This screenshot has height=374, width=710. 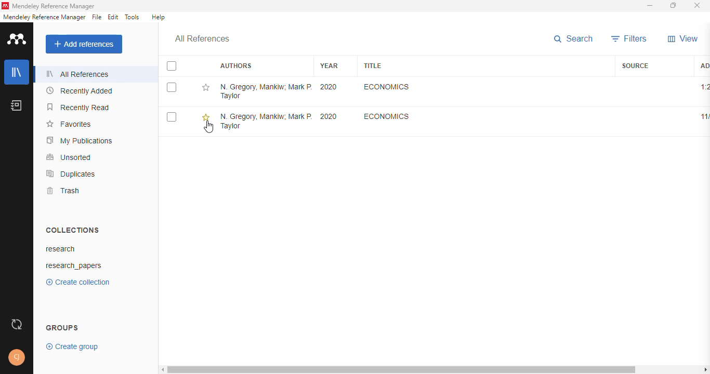 What do you see at coordinates (172, 66) in the screenshot?
I see `select` at bounding box center [172, 66].